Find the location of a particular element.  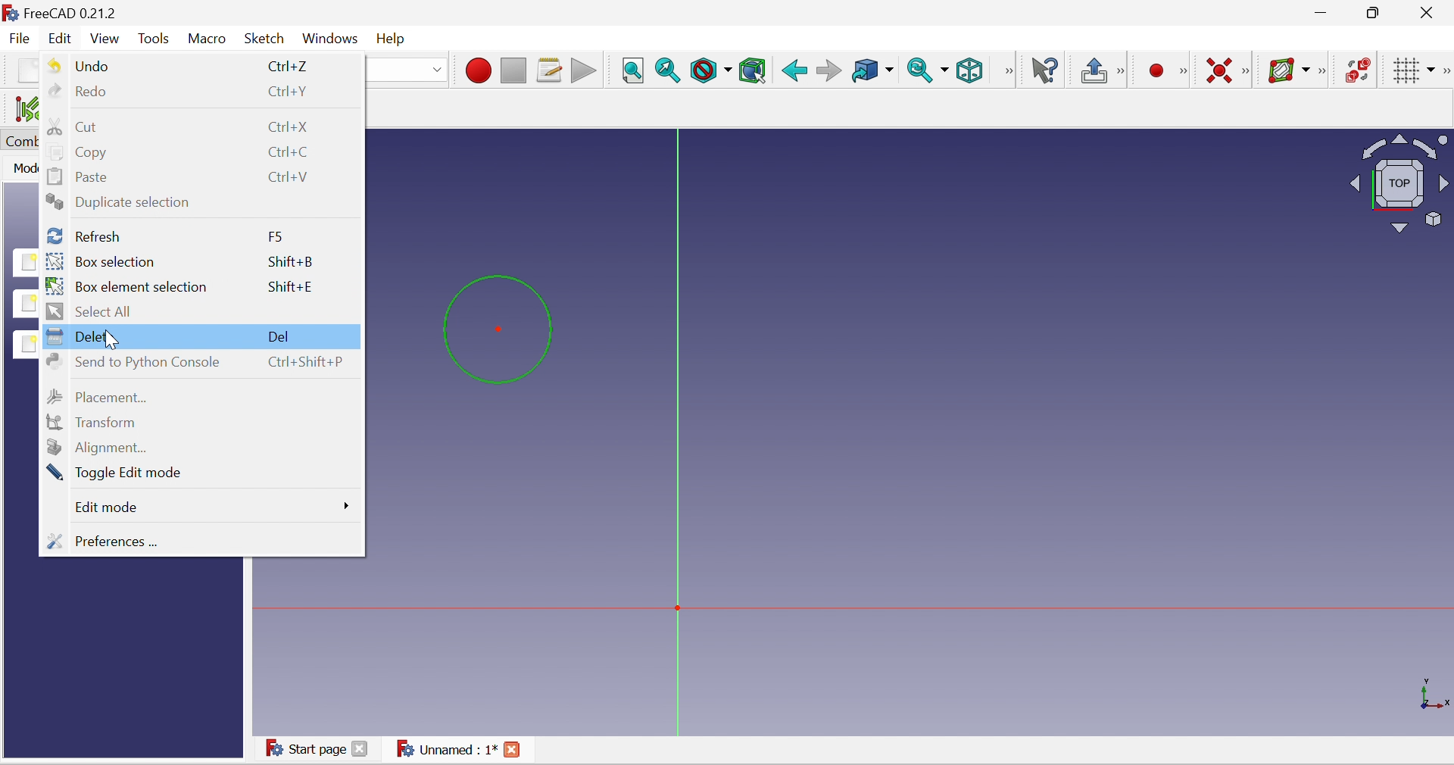

Del is located at coordinates (279, 336).